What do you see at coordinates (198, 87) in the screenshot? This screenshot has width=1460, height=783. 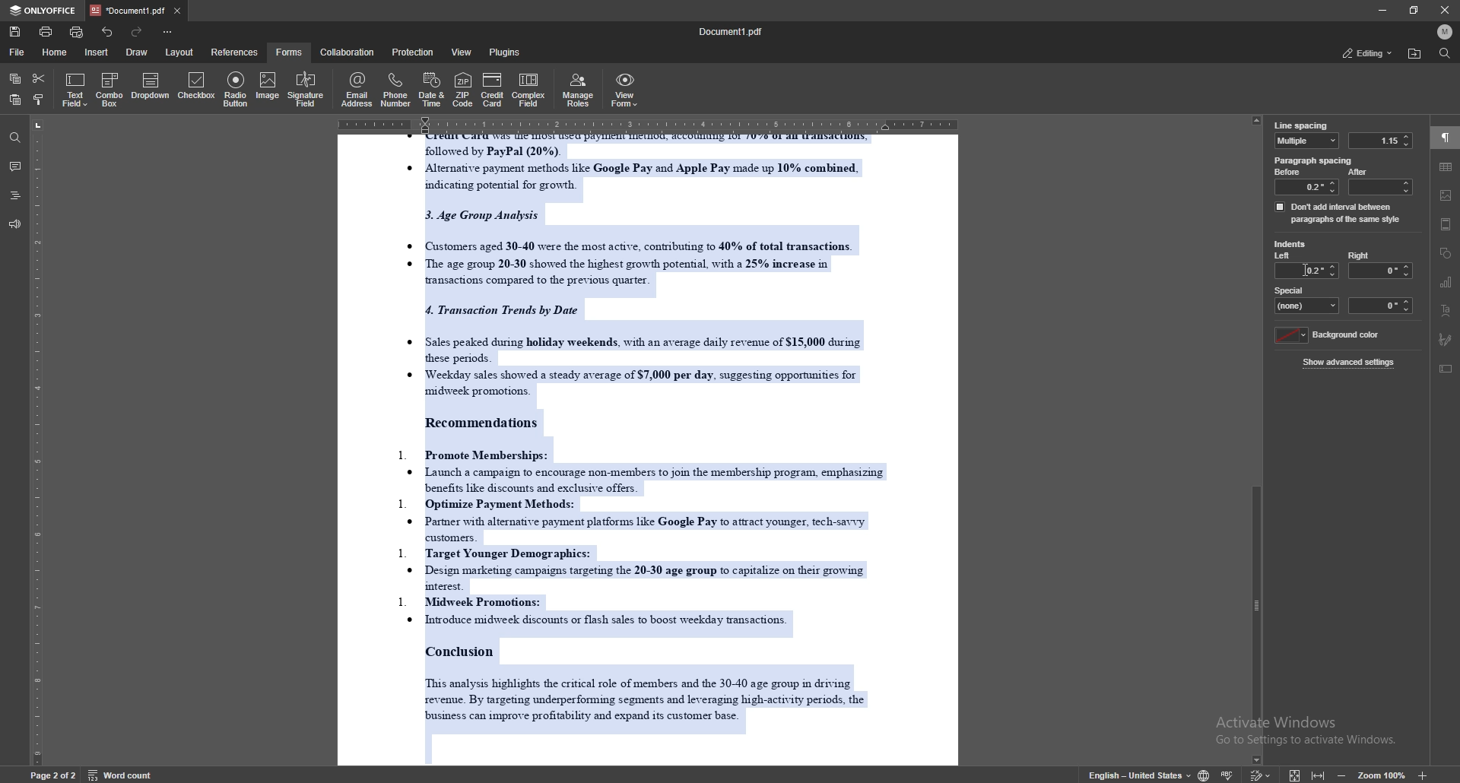 I see `checkbox` at bounding box center [198, 87].